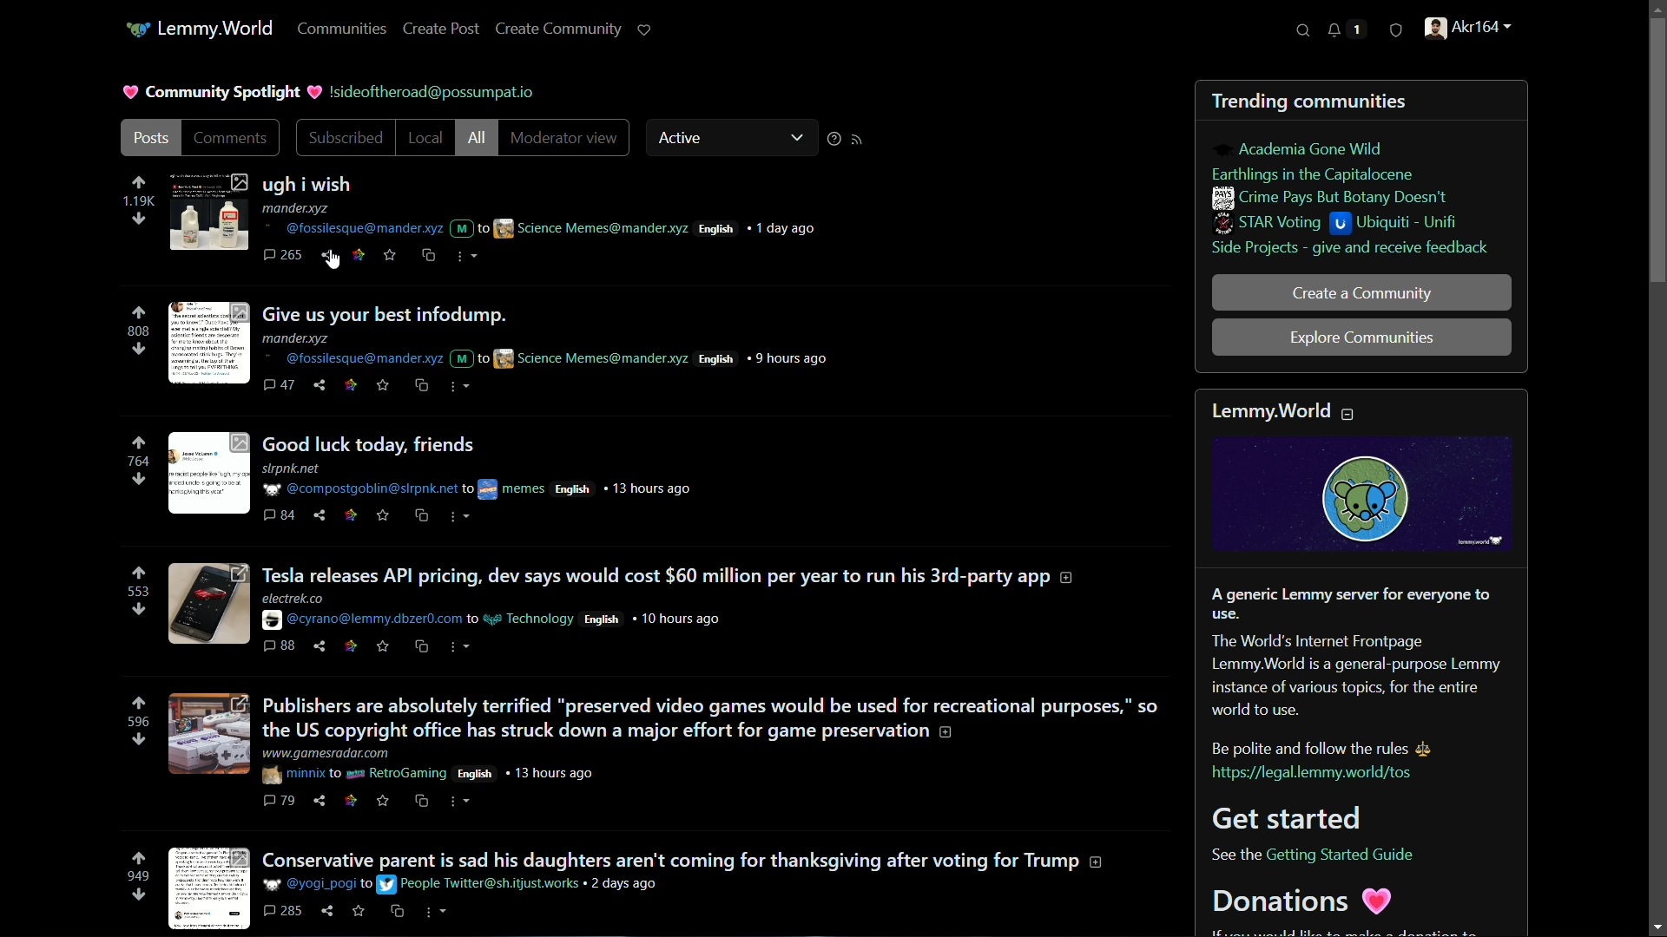 The image size is (1667, 937). I want to click on electrek.co, so click(293, 599).